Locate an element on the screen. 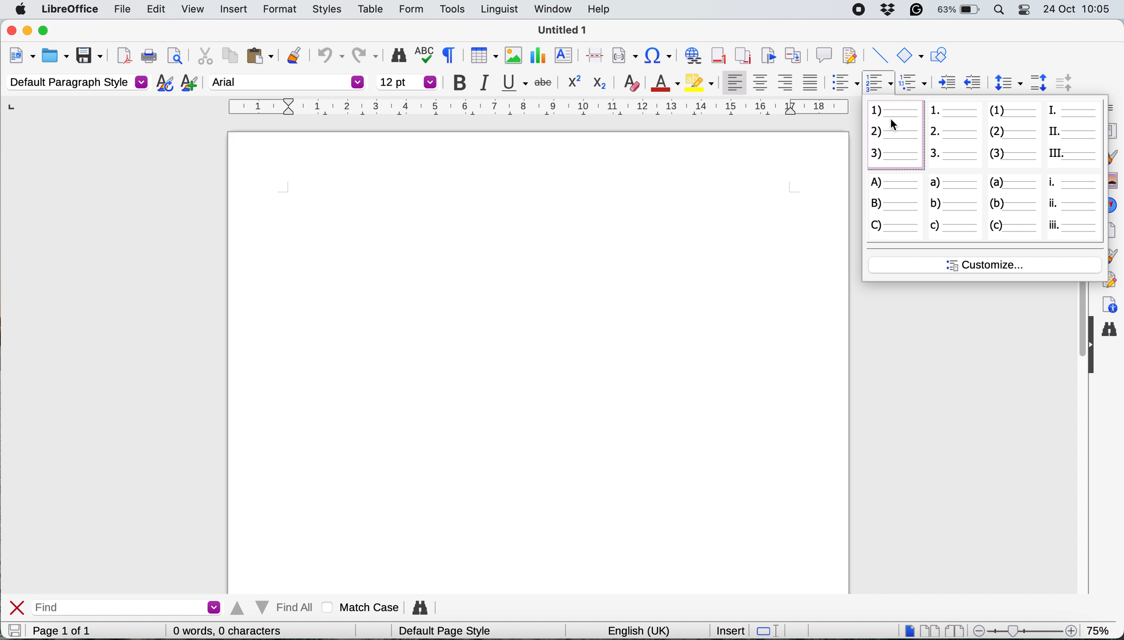 This screenshot has height=640, width=1124. increase indent is located at coordinates (973, 81).